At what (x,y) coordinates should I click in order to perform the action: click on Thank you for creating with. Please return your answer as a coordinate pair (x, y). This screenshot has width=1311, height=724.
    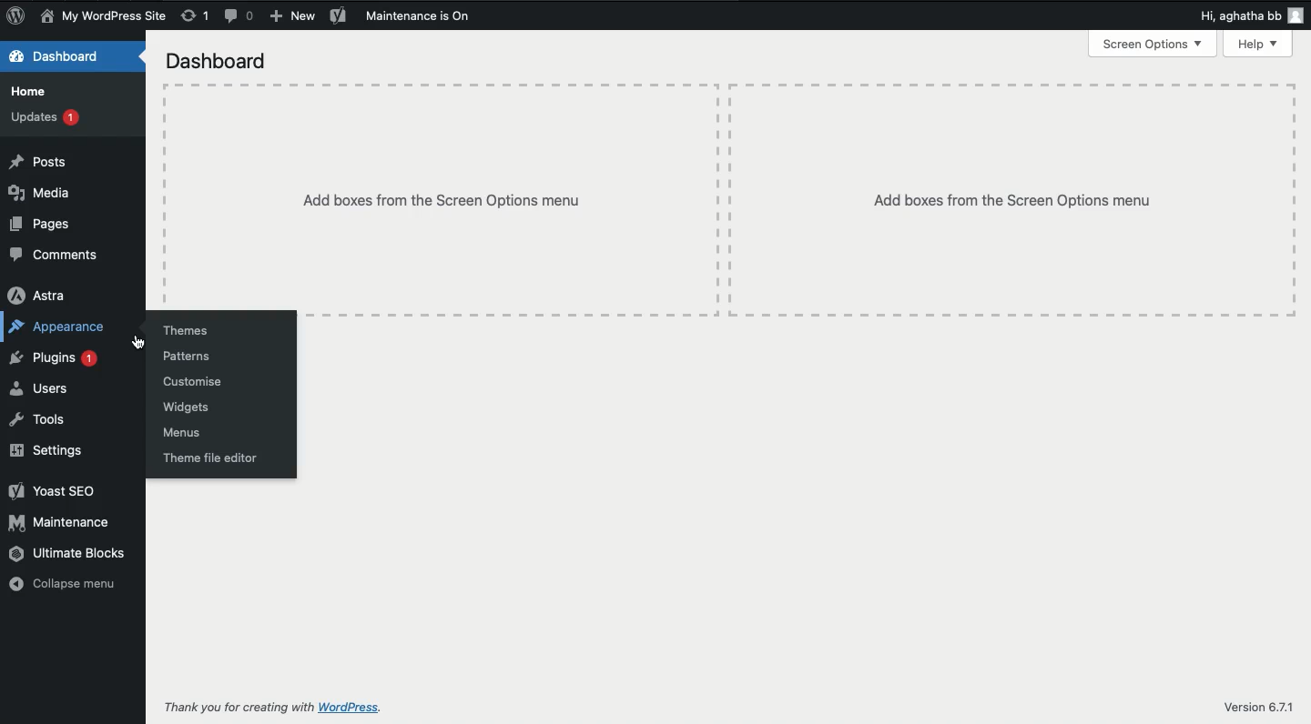
    Looking at the image, I should click on (239, 707).